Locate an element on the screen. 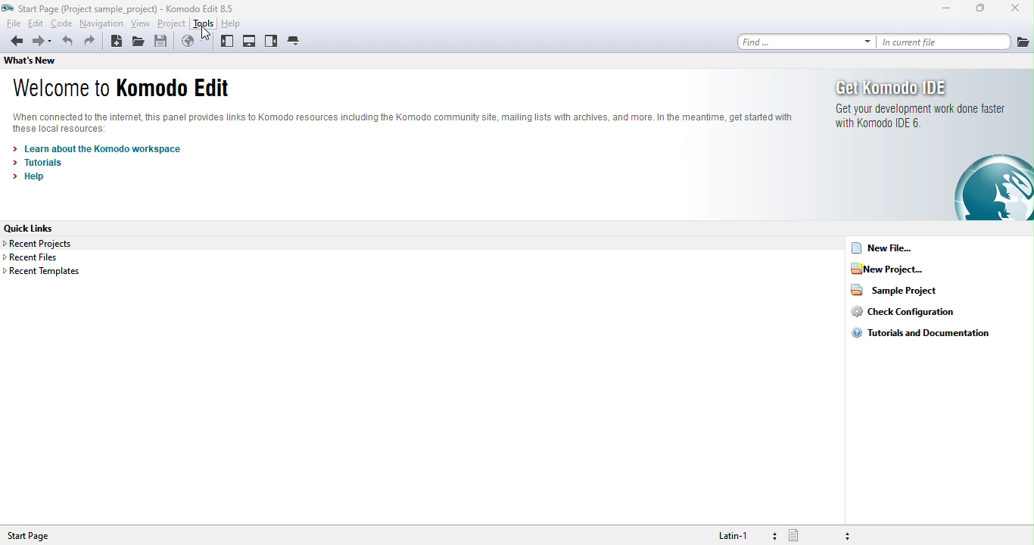 Image resolution: width=1034 pixels, height=545 pixels. recent projects is located at coordinates (45, 244).